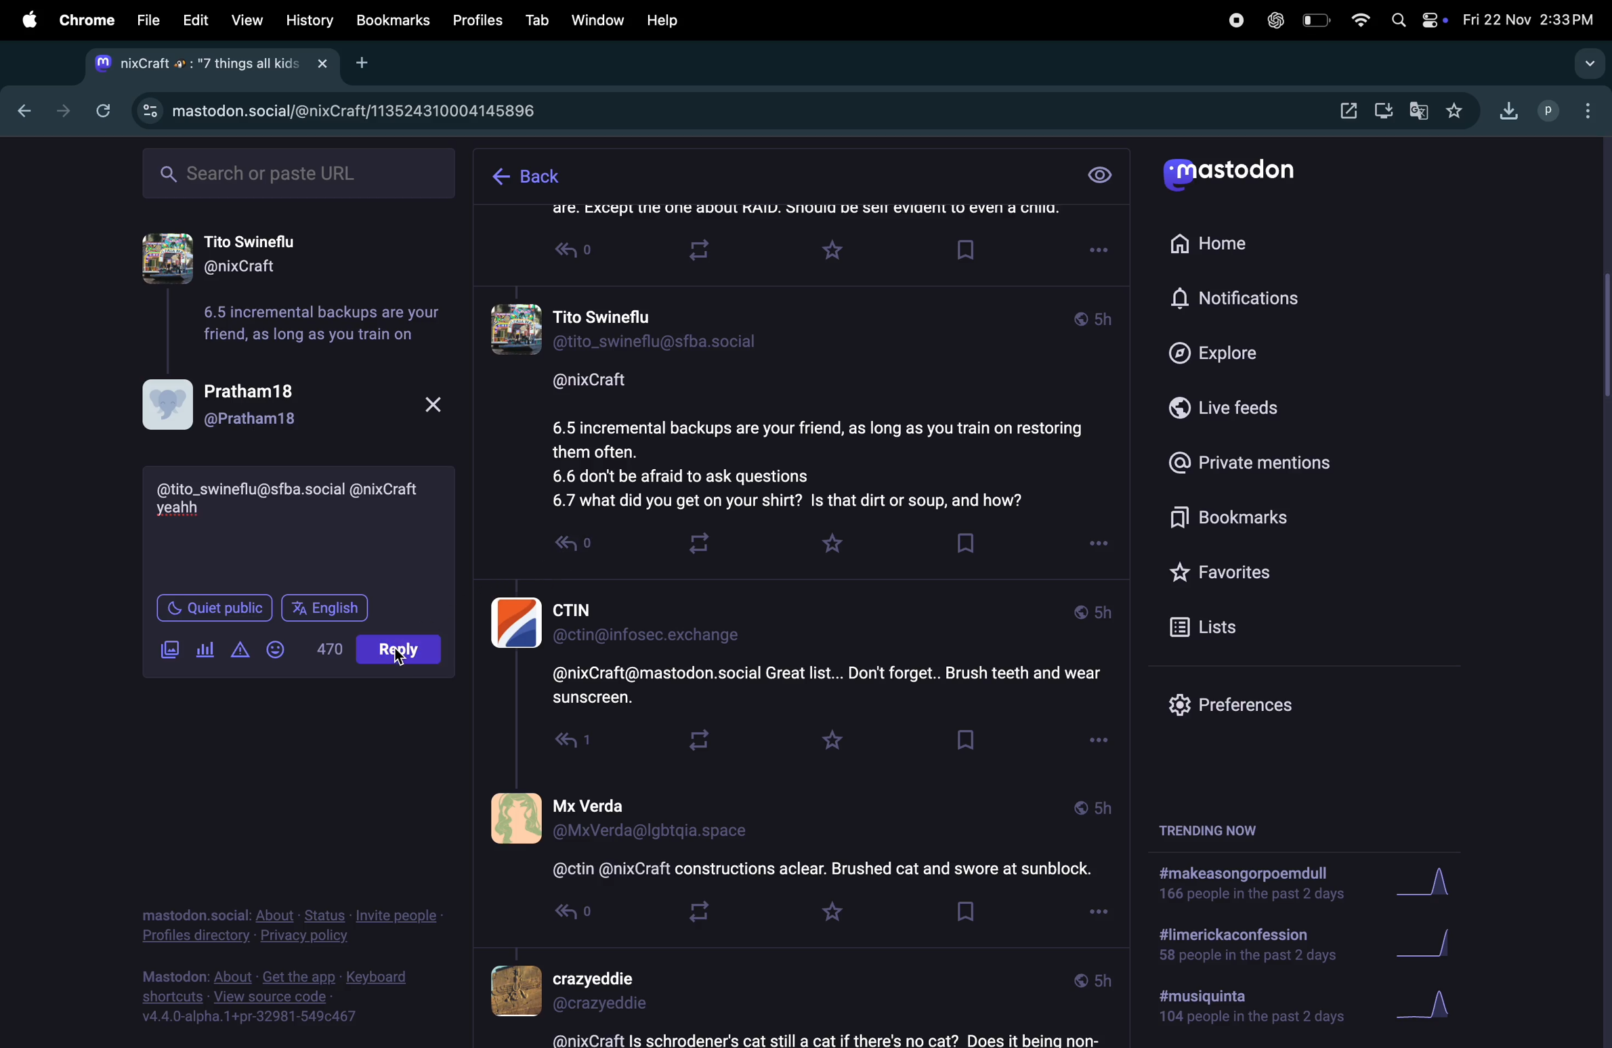 This screenshot has height=1048, width=1612. What do you see at coordinates (1265, 575) in the screenshot?
I see `favourites` at bounding box center [1265, 575].